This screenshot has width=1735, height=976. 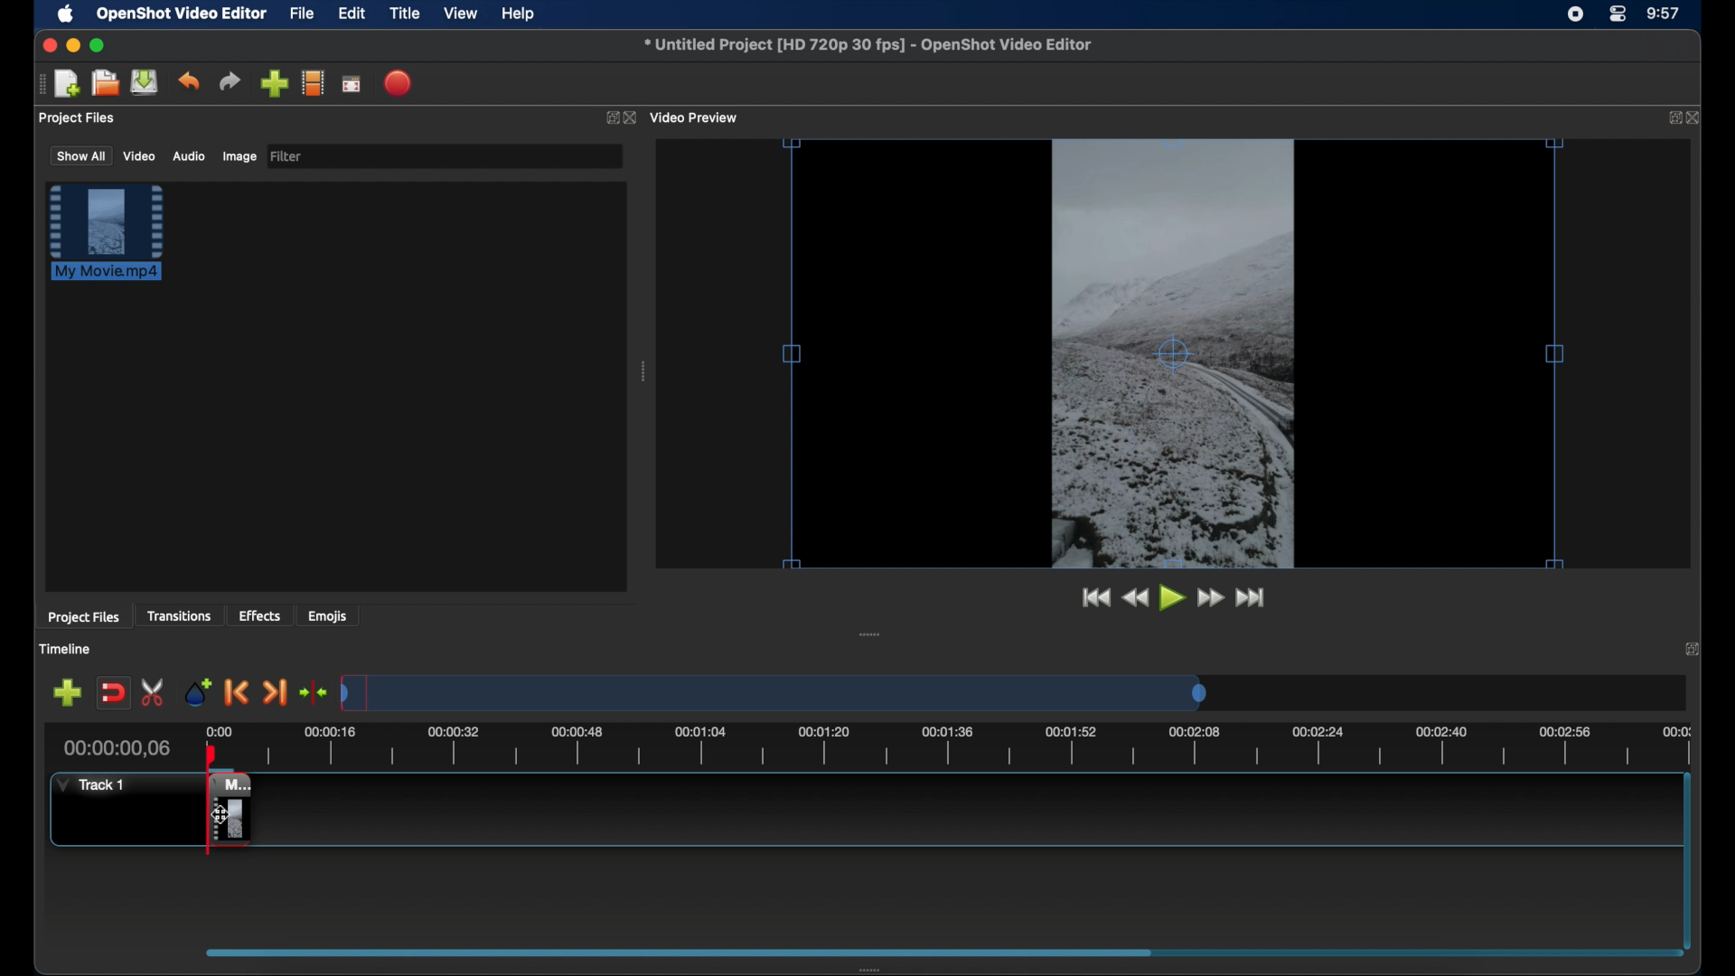 What do you see at coordinates (313, 82) in the screenshot?
I see `explore profiles` at bounding box center [313, 82].